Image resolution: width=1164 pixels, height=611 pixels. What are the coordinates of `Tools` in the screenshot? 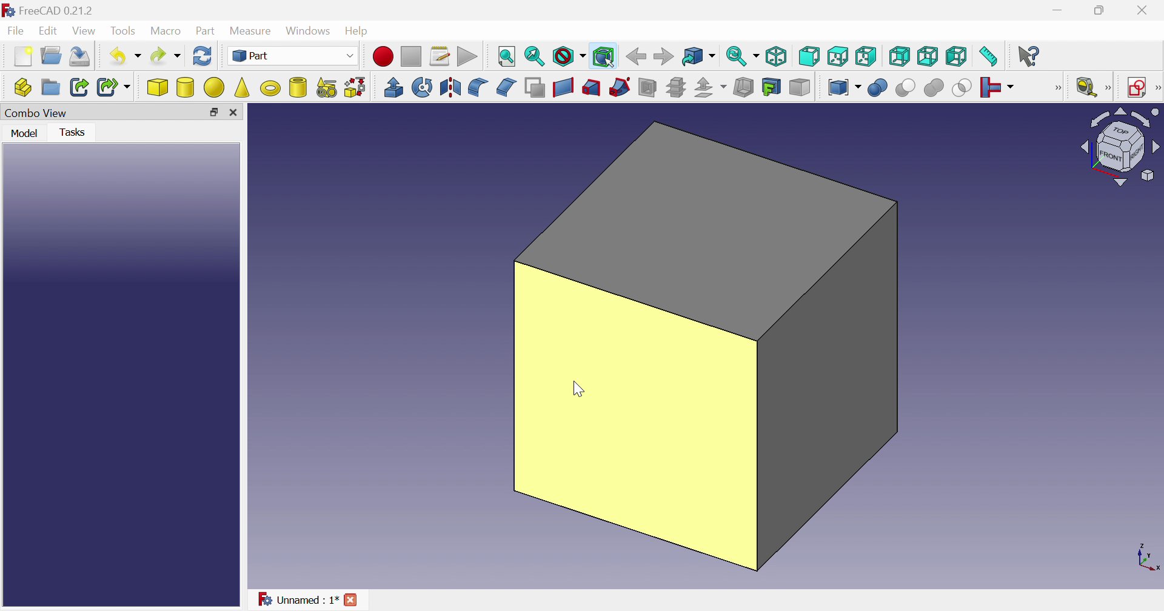 It's located at (123, 32).